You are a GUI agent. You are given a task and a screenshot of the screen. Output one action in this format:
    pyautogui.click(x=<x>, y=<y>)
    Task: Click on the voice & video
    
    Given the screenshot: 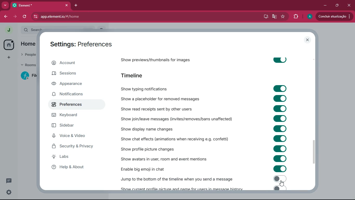 What is the action you would take?
    pyautogui.click(x=74, y=137)
    